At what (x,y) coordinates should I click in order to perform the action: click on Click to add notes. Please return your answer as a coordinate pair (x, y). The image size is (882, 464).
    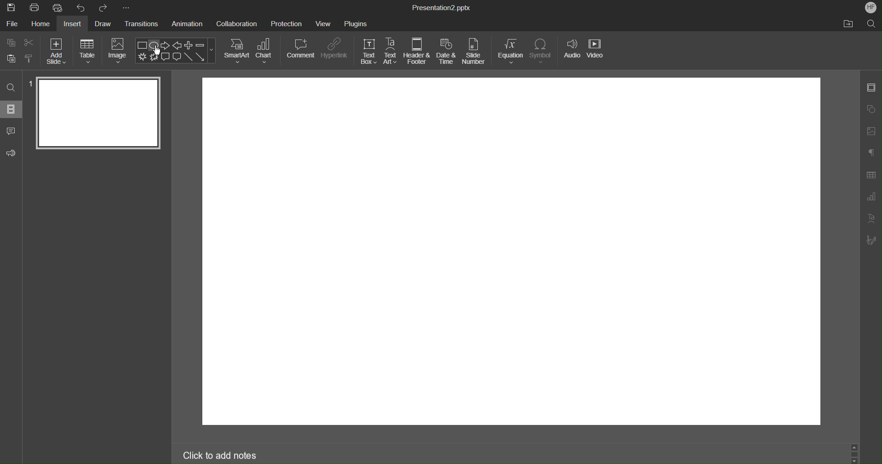
    Looking at the image, I should click on (230, 454).